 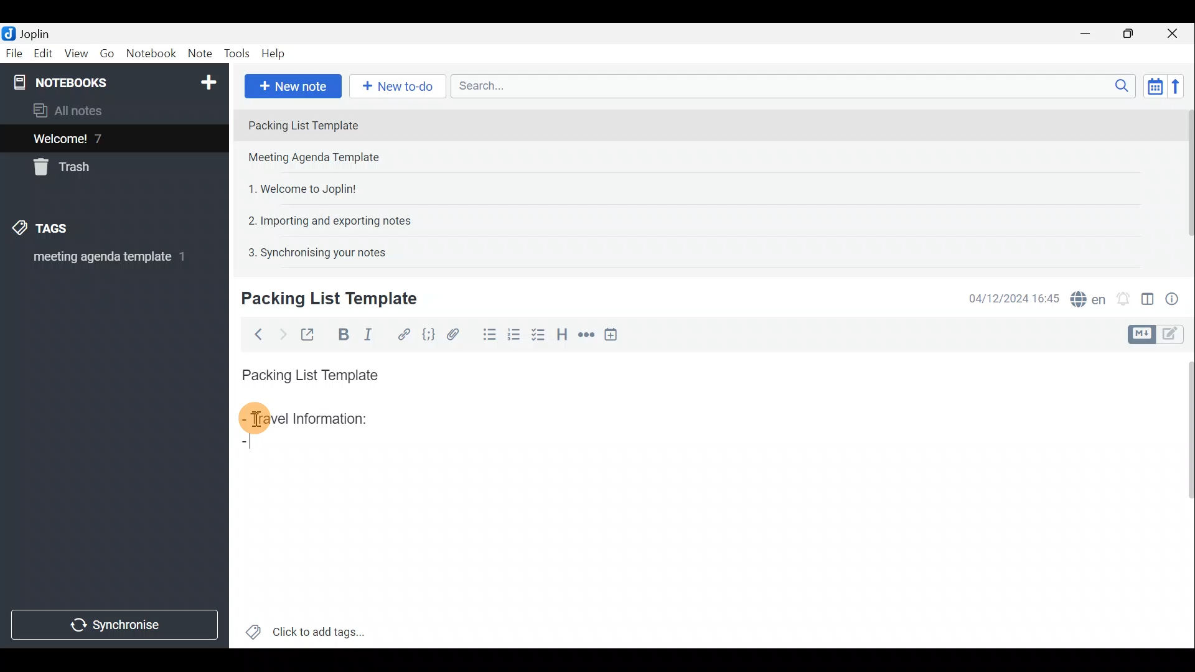 What do you see at coordinates (309, 333) in the screenshot?
I see `Toggle external editing` at bounding box center [309, 333].